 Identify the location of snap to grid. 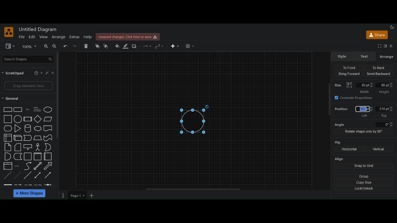
(364, 166).